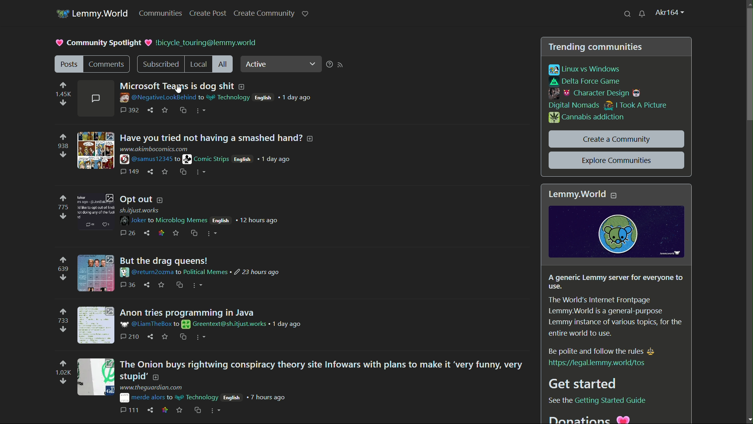 Image resolution: width=753 pixels, height=424 pixels. What do you see at coordinates (62, 320) in the screenshot?
I see `number of votes` at bounding box center [62, 320].